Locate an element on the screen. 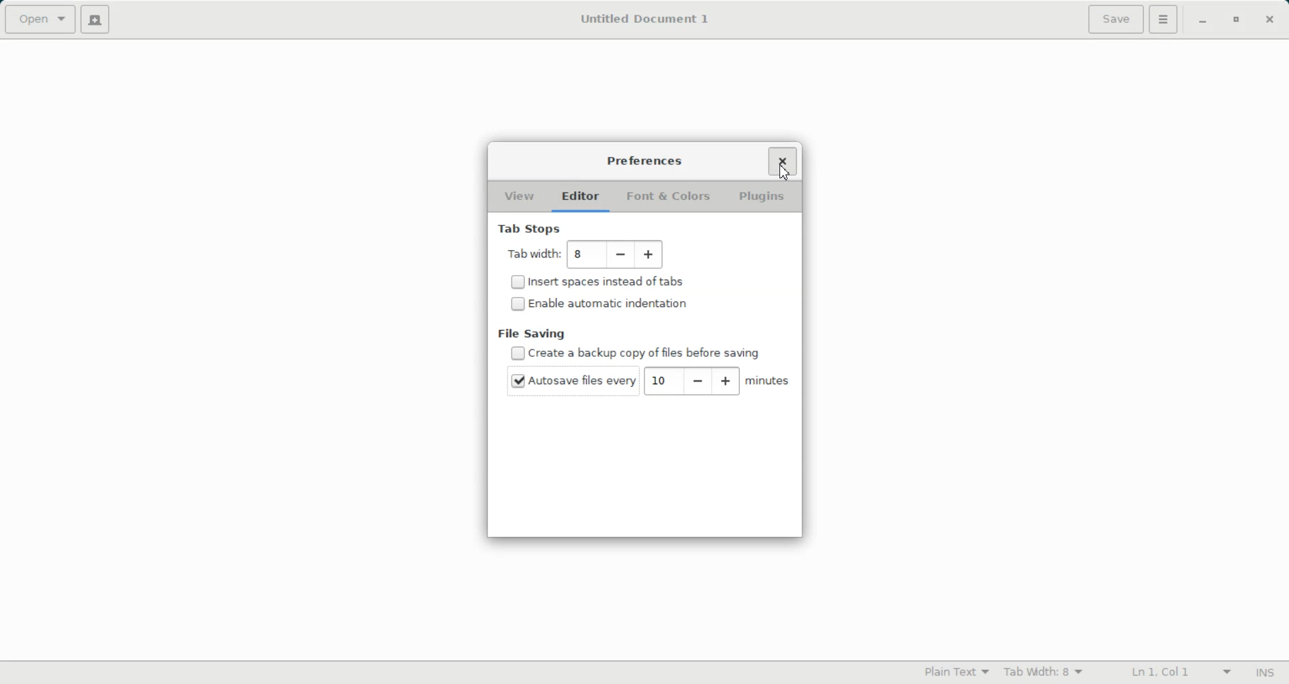  10 is located at coordinates (657, 379).